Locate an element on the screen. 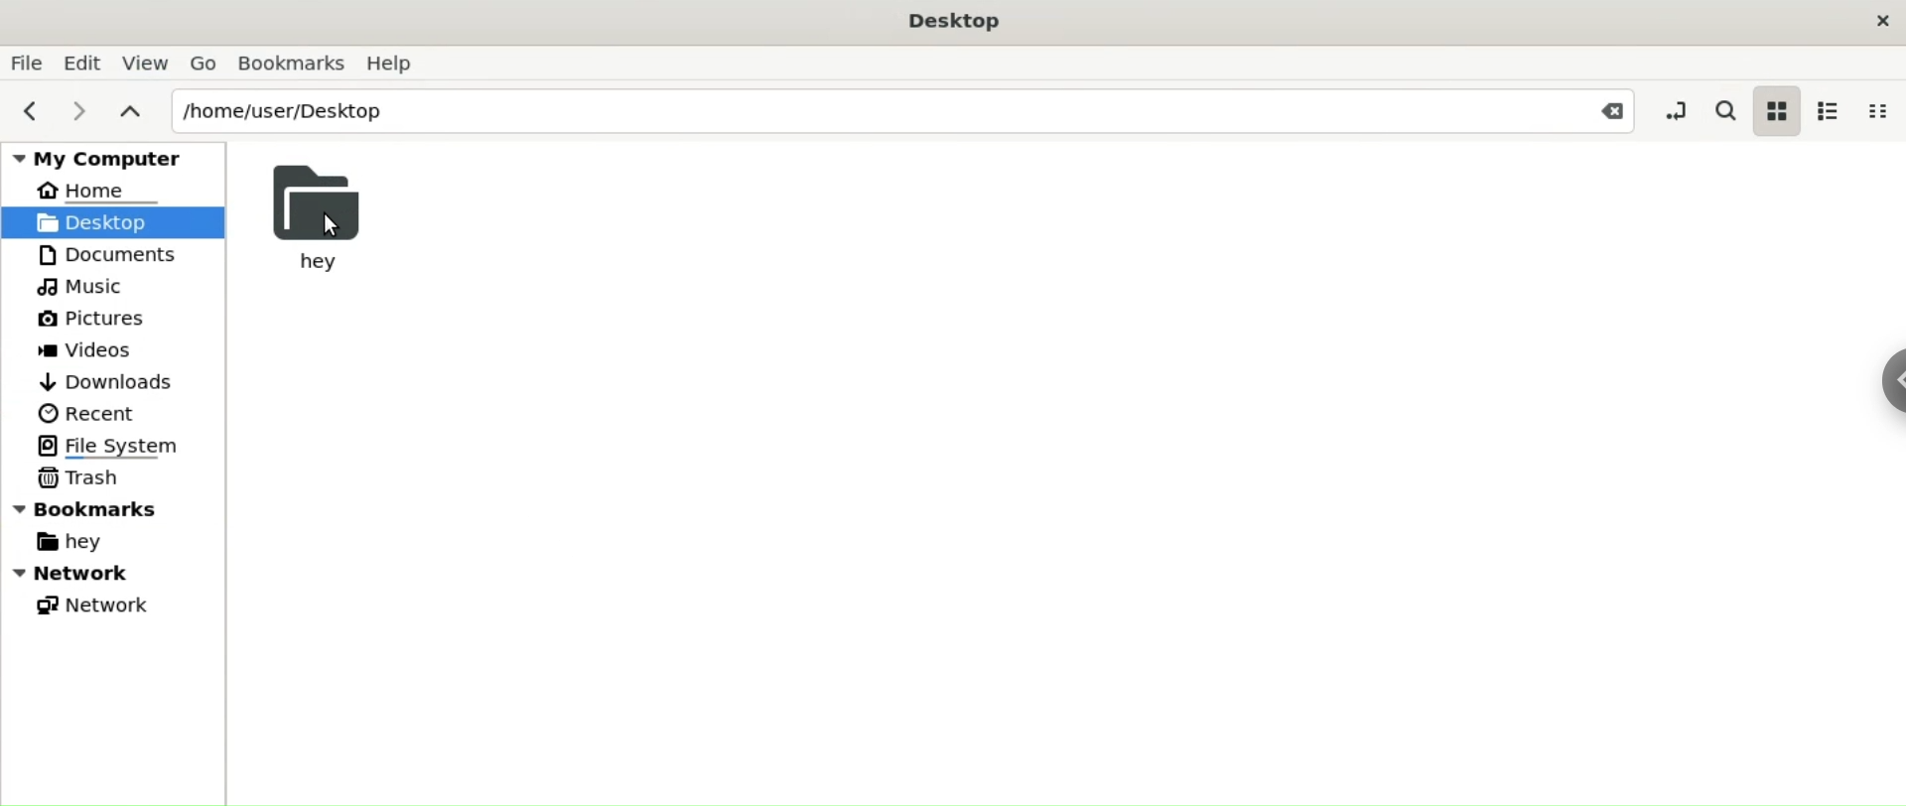 The height and width of the screenshot is (806, 1906). next is located at coordinates (72, 112).